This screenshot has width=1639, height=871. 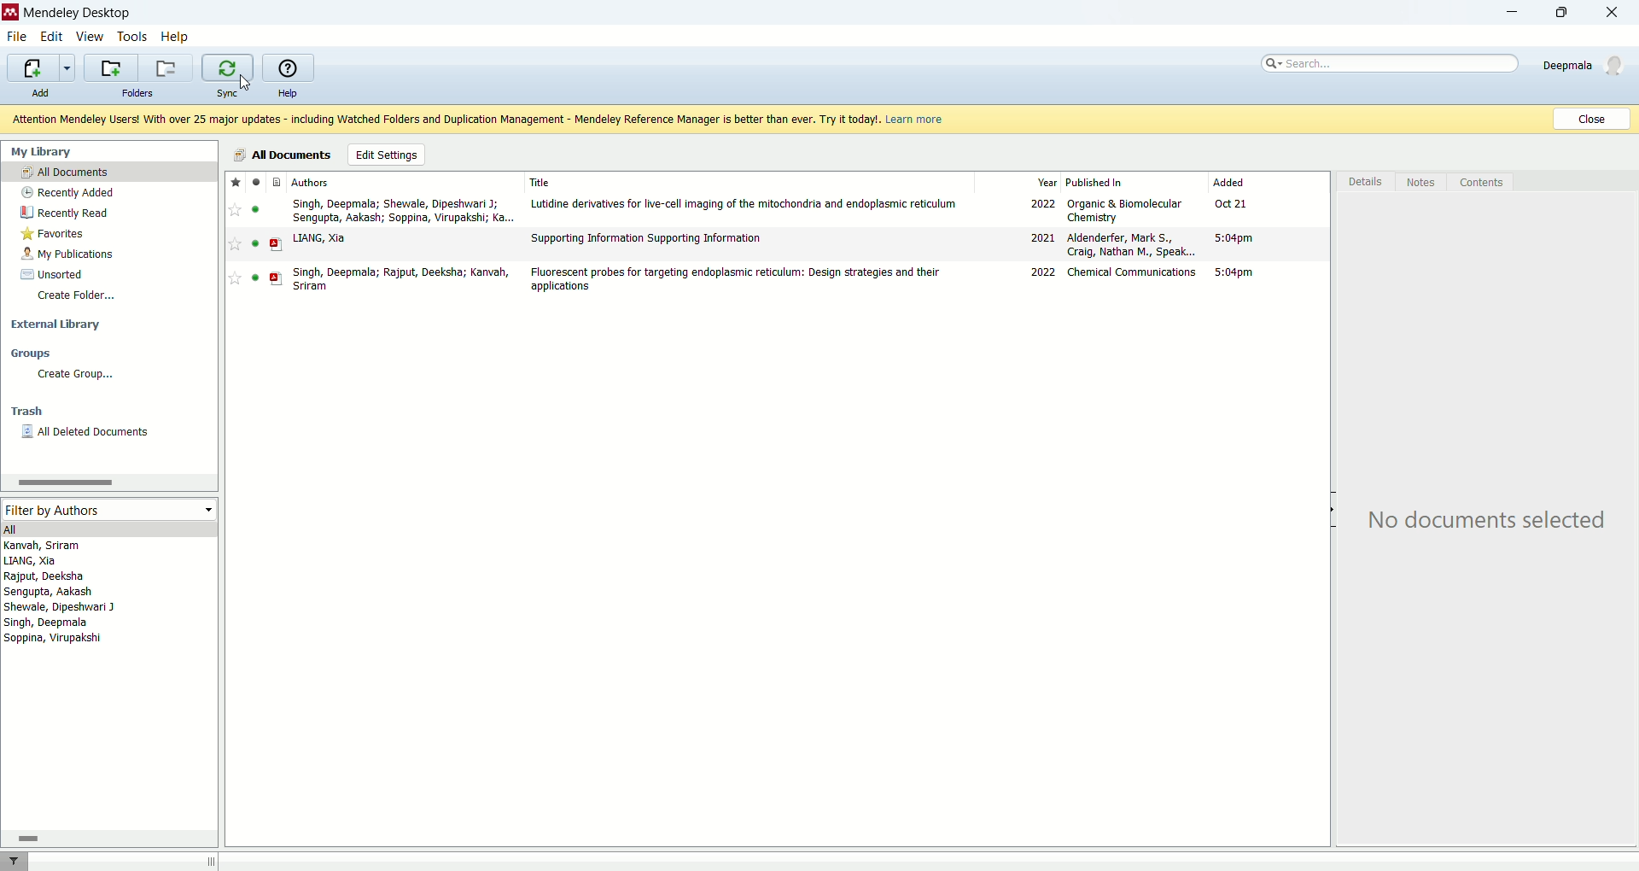 What do you see at coordinates (1043, 209) in the screenshot?
I see `2022` at bounding box center [1043, 209].